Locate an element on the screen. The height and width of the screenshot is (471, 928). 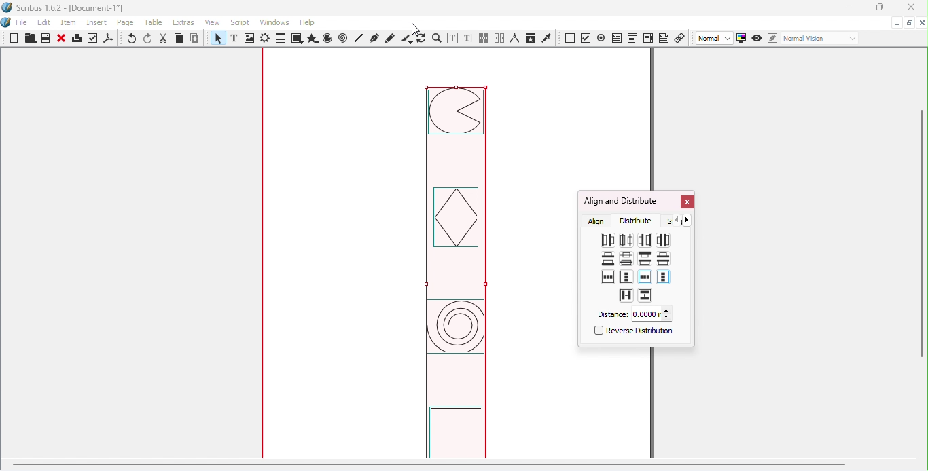
Distance is located at coordinates (633, 314).